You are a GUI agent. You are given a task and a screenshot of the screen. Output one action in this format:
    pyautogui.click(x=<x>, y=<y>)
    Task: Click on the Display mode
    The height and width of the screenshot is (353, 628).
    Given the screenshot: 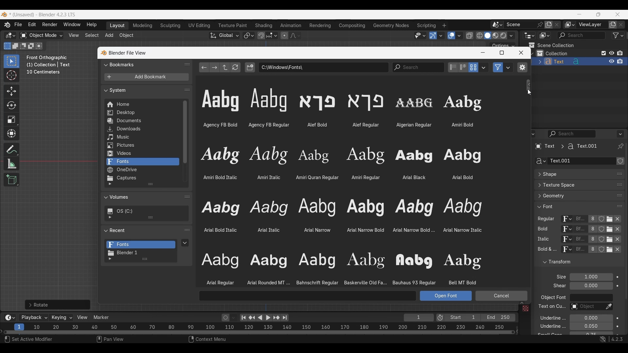 What is the action you would take?
    pyautogui.click(x=473, y=67)
    